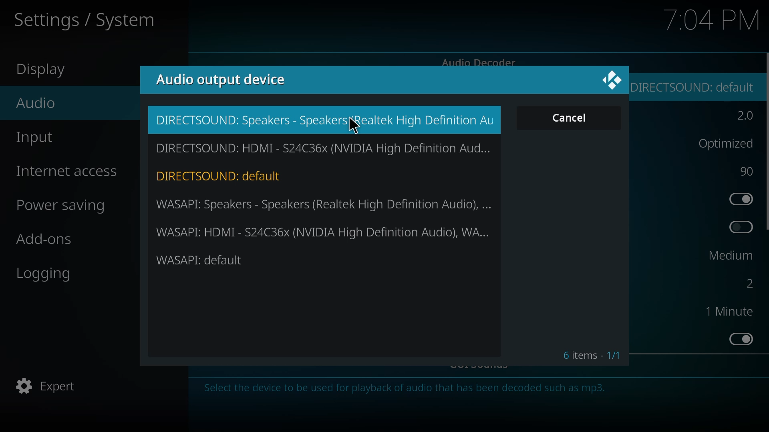  I want to click on default, so click(201, 260).